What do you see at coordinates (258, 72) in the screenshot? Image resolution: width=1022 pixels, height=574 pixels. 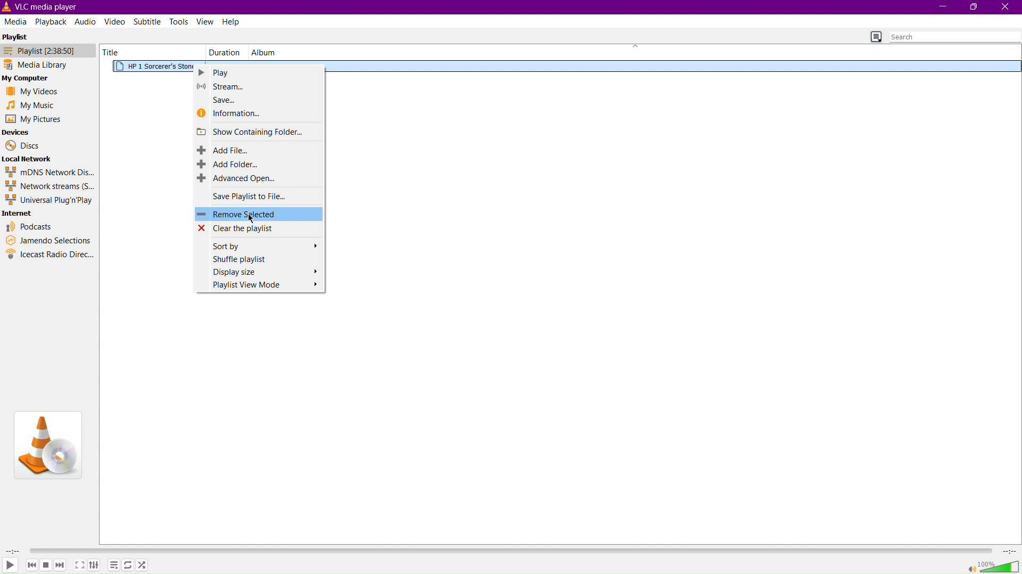 I see `Play` at bounding box center [258, 72].